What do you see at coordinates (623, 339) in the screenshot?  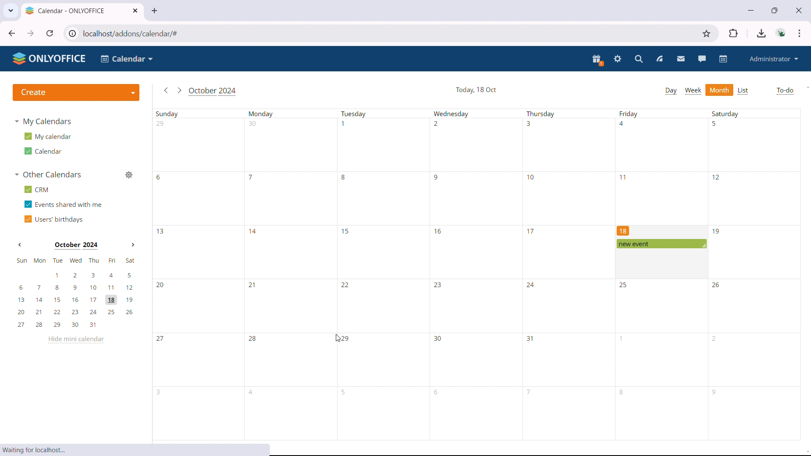 I see `1` at bounding box center [623, 339].